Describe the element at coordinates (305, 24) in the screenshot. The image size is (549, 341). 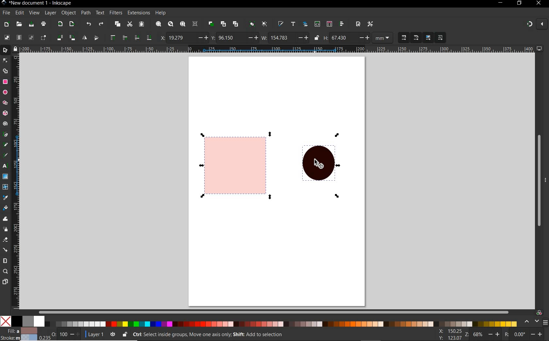
I see `open object` at that location.